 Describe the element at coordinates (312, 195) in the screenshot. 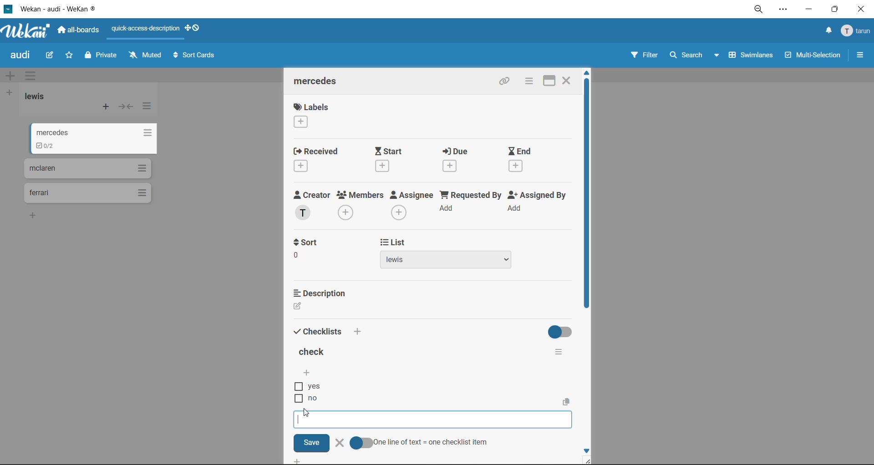

I see `creator` at that location.